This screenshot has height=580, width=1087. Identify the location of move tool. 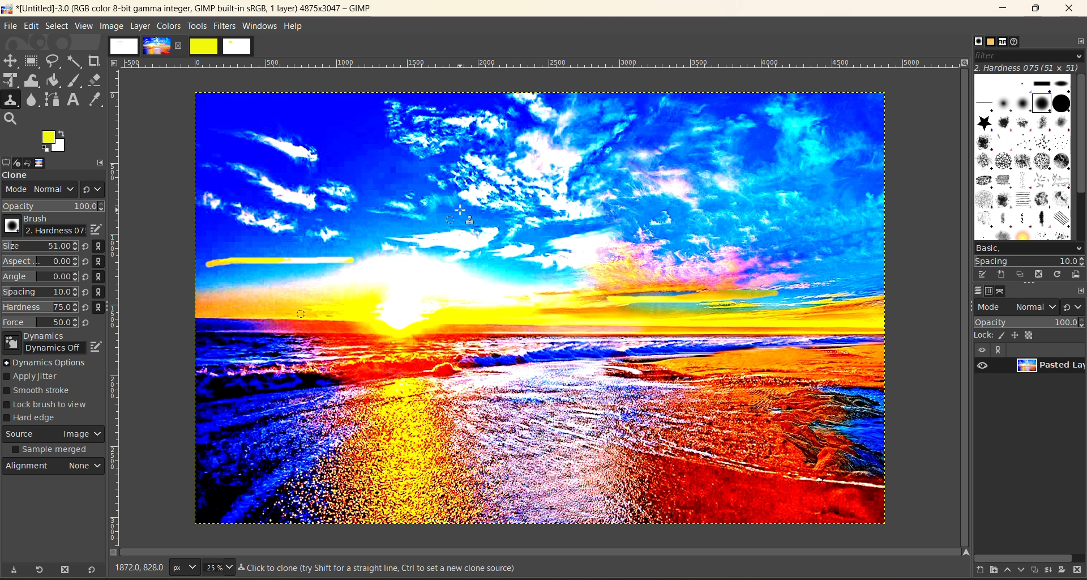
(11, 61).